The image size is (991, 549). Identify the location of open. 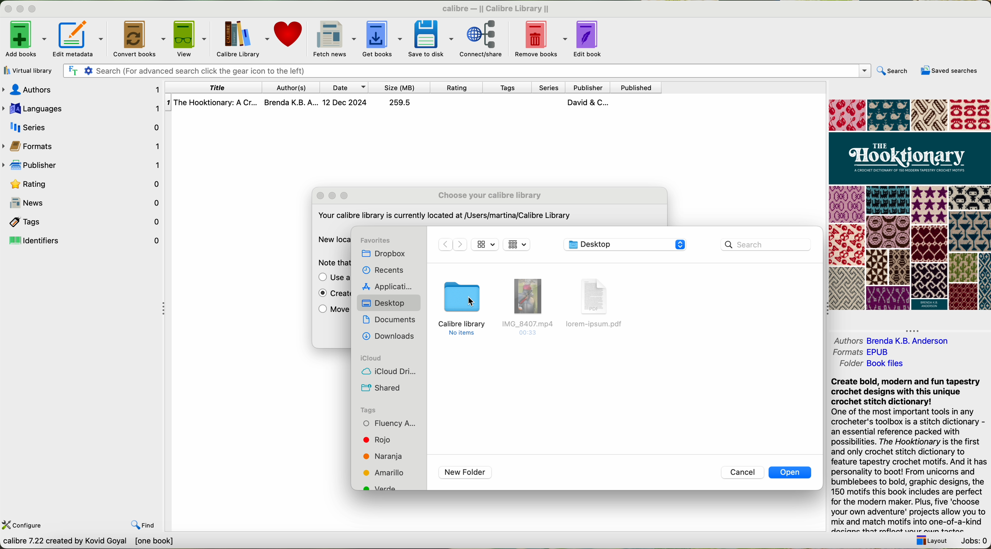
(790, 473).